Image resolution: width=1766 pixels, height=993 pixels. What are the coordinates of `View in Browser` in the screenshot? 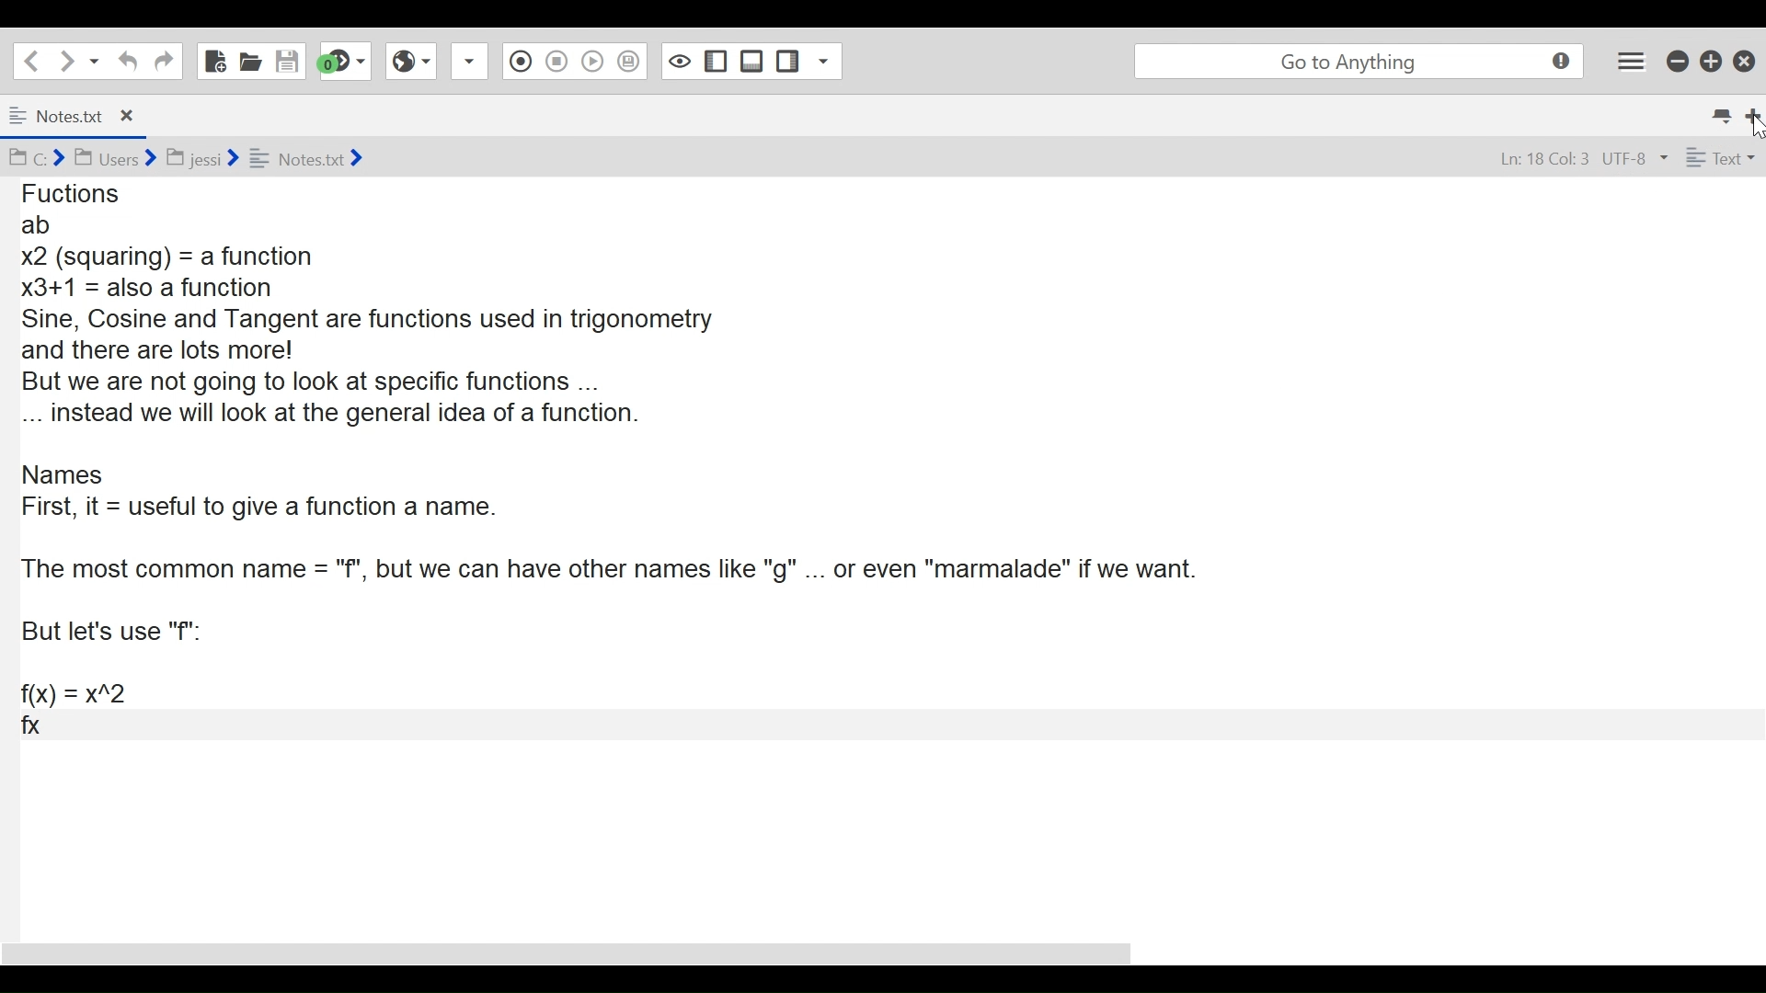 It's located at (412, 62).